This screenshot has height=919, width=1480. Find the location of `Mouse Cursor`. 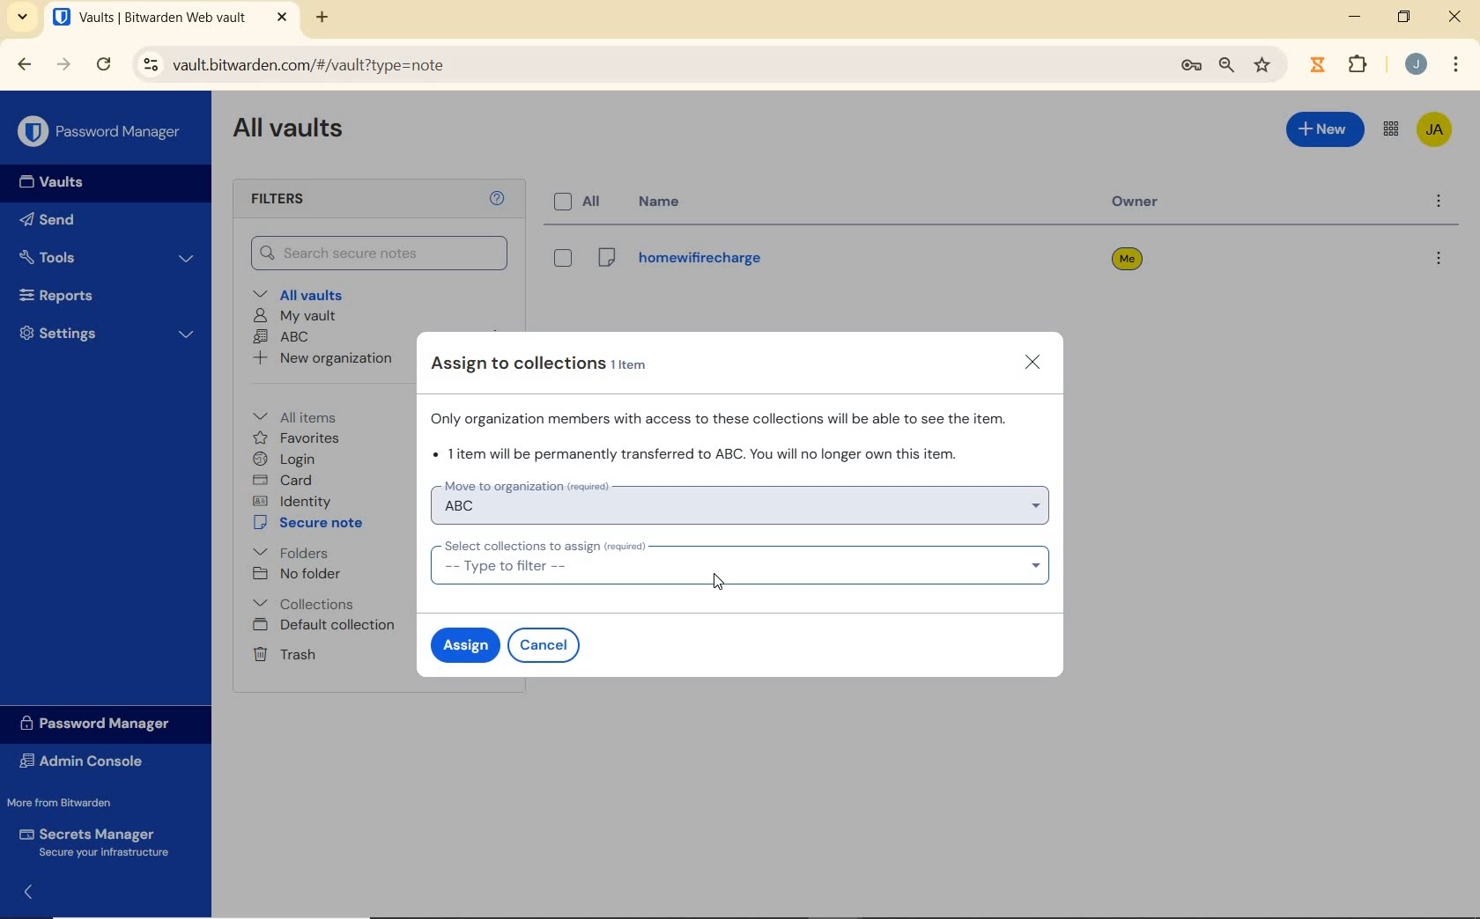

Mouse Cursor is located at coordinates (717, 581).